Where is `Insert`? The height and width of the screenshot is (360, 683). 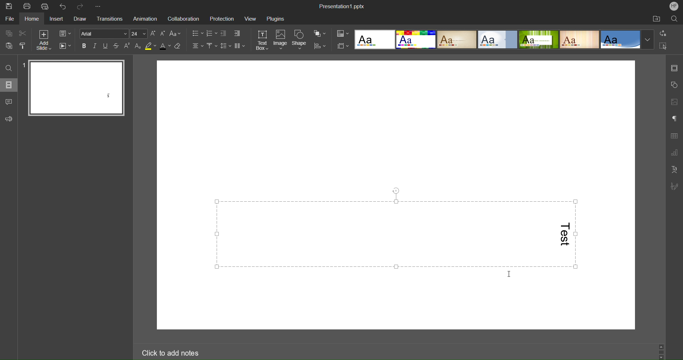
Insert is located at coordinates (58, 19).